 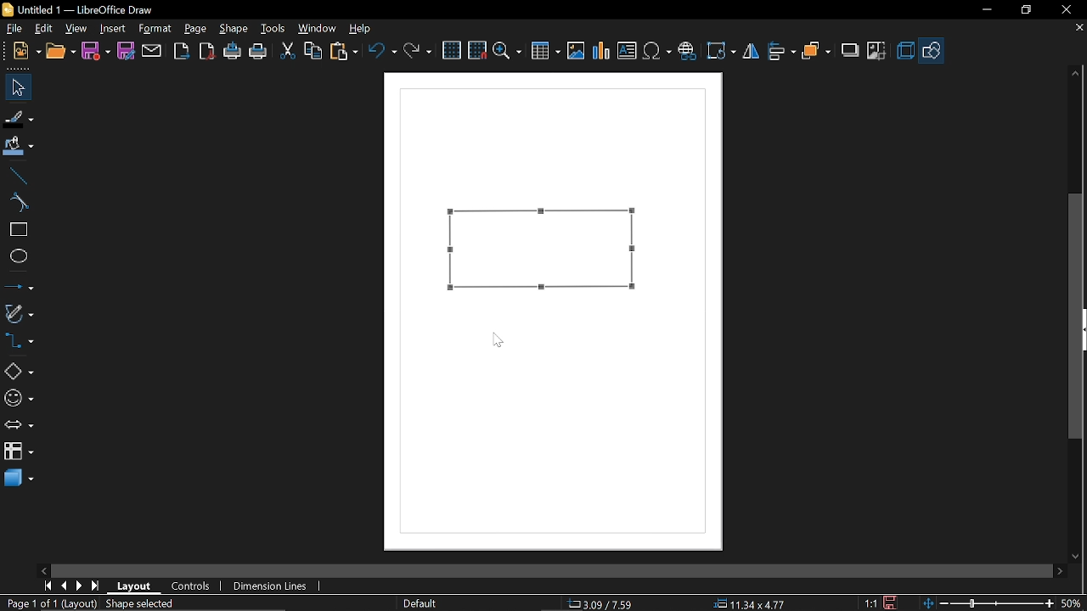 I want to click on rectangle, so click(x=17, y=230).